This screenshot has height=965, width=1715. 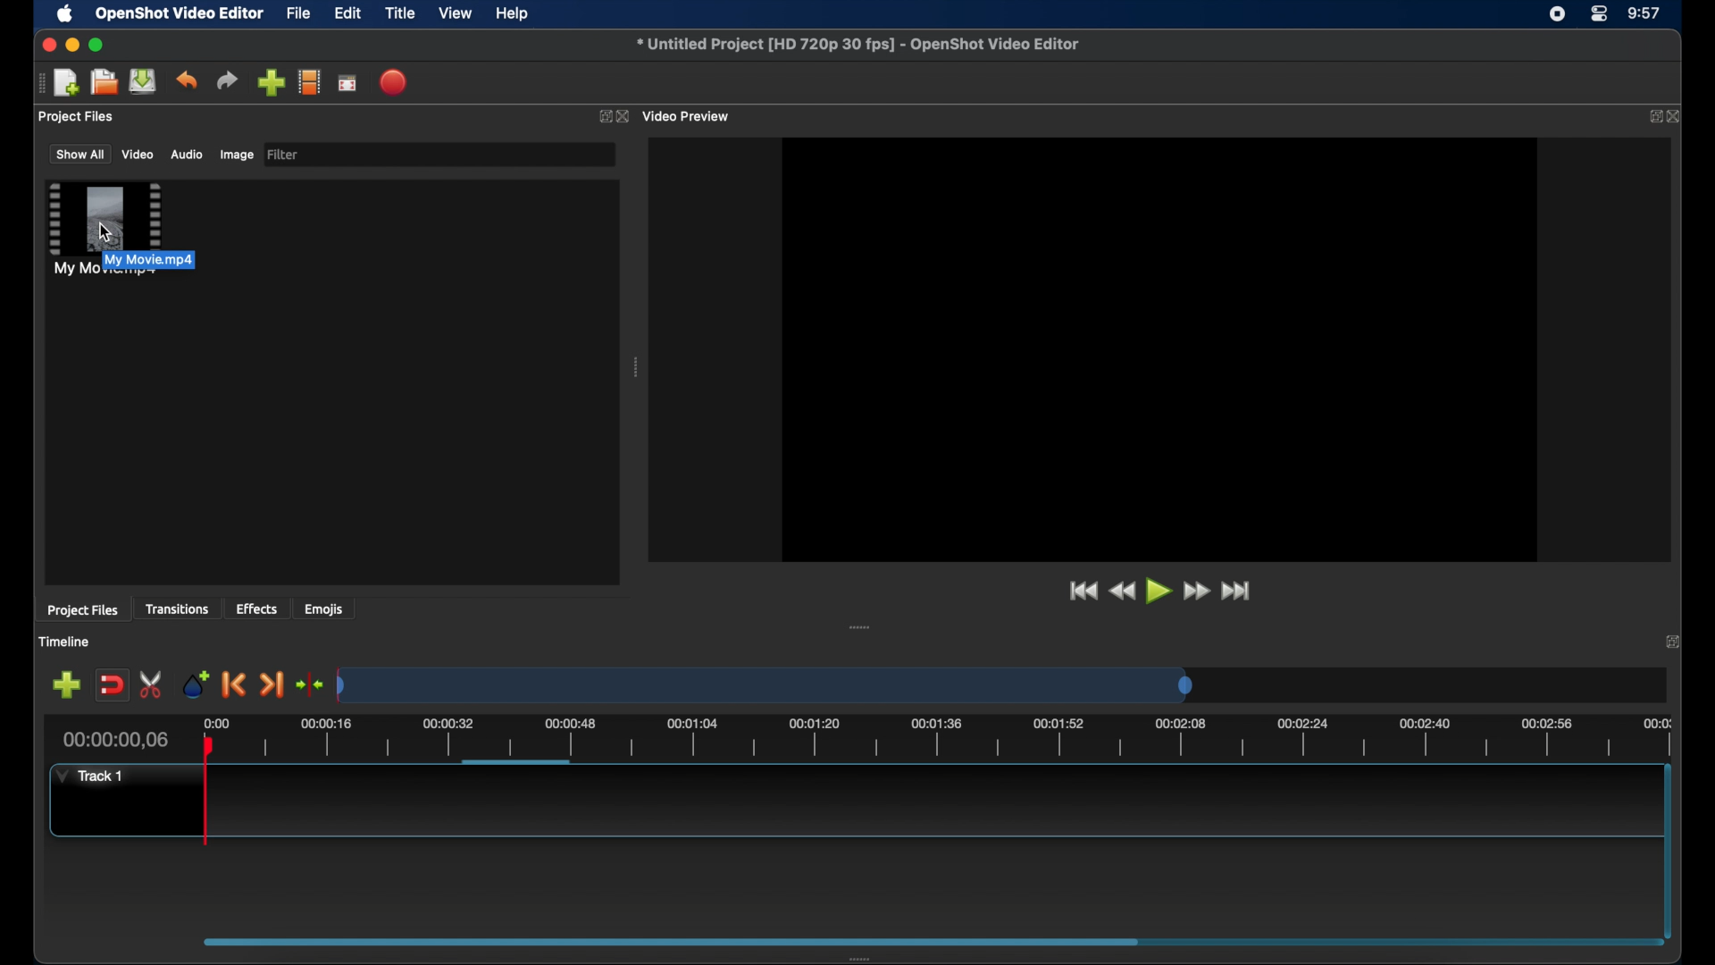 What do you see at coordinates (1676, 116) in the screenshot?
I see `close` at bounding box center [1676, 116].